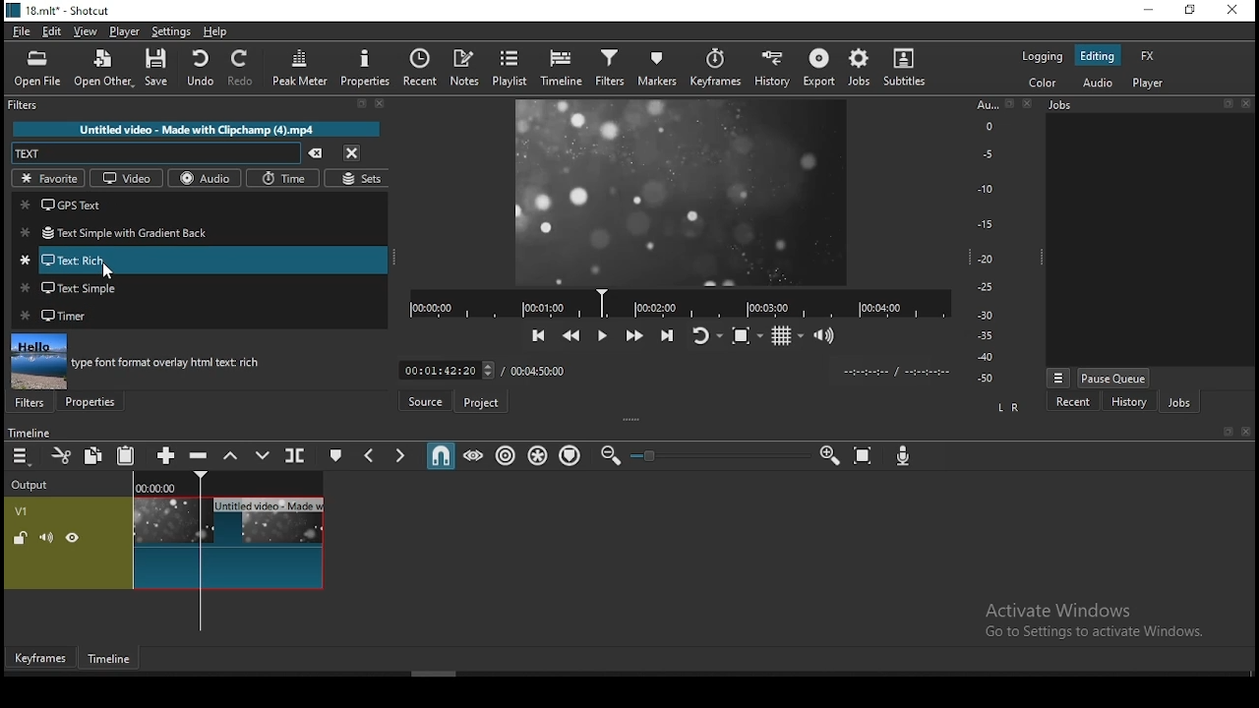 The height and width of the screenshot is (708, 1259). I want to click on snap, so click(440, 453).